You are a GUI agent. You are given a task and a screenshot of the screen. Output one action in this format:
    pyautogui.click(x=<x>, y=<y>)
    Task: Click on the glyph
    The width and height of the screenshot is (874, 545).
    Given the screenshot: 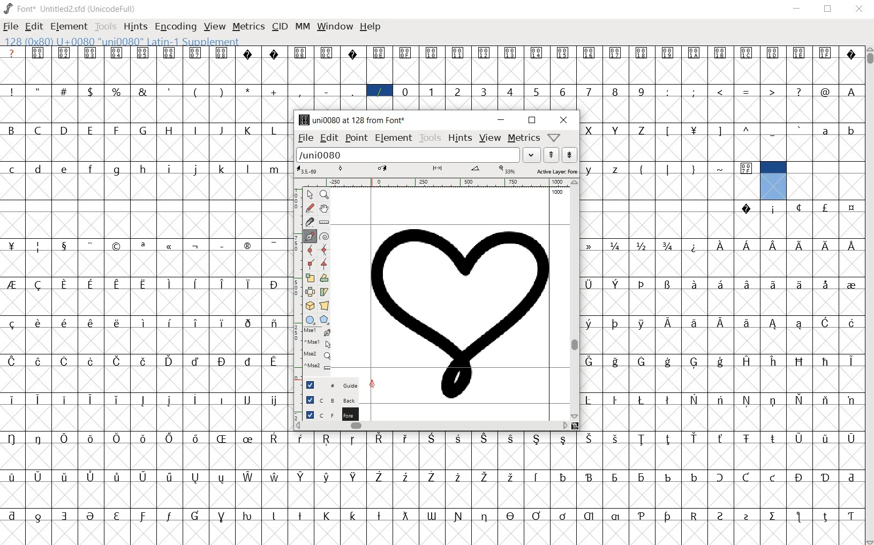 What is the action you would take?
    pyautogui.click(x=800, y=324)
    